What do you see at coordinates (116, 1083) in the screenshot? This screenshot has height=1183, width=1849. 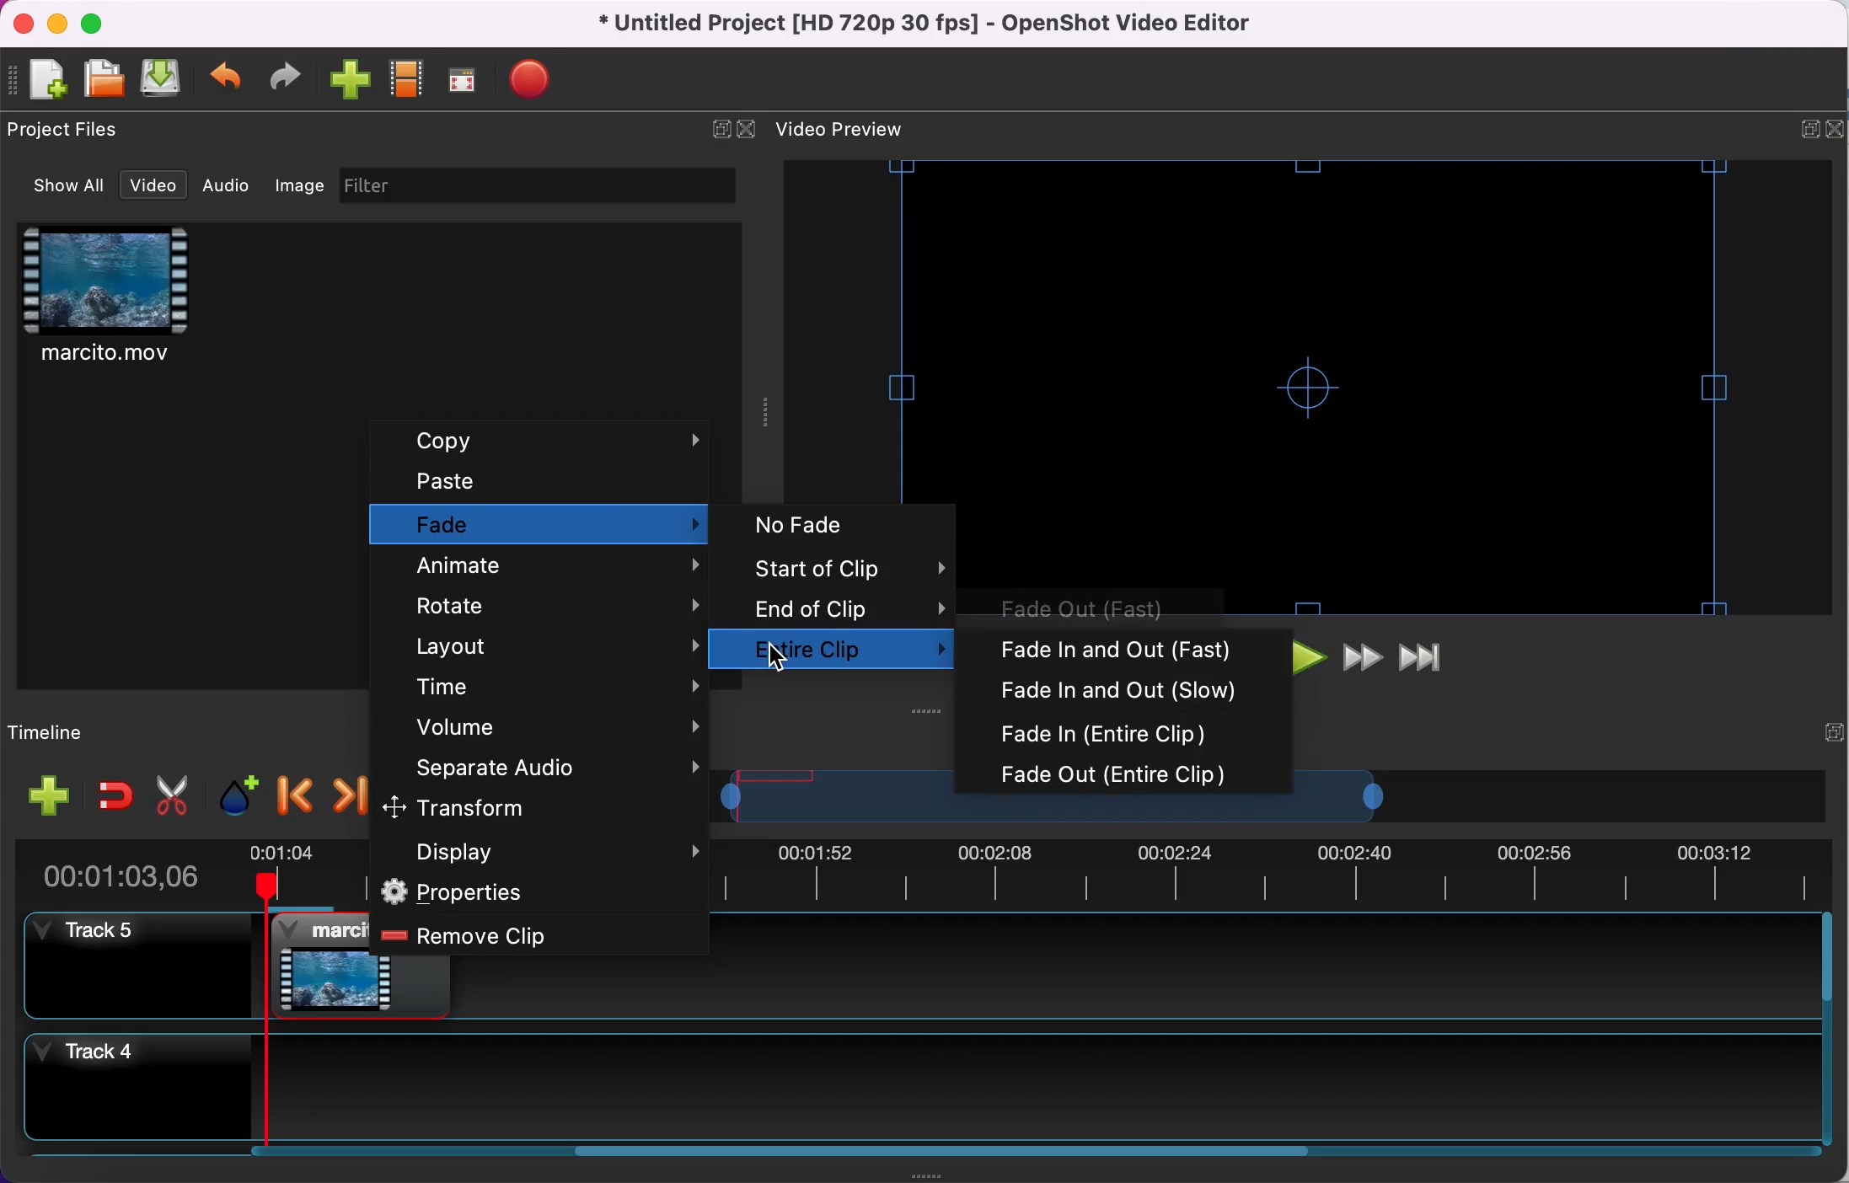 I see `track 4` at bounding box center [116, 1083].